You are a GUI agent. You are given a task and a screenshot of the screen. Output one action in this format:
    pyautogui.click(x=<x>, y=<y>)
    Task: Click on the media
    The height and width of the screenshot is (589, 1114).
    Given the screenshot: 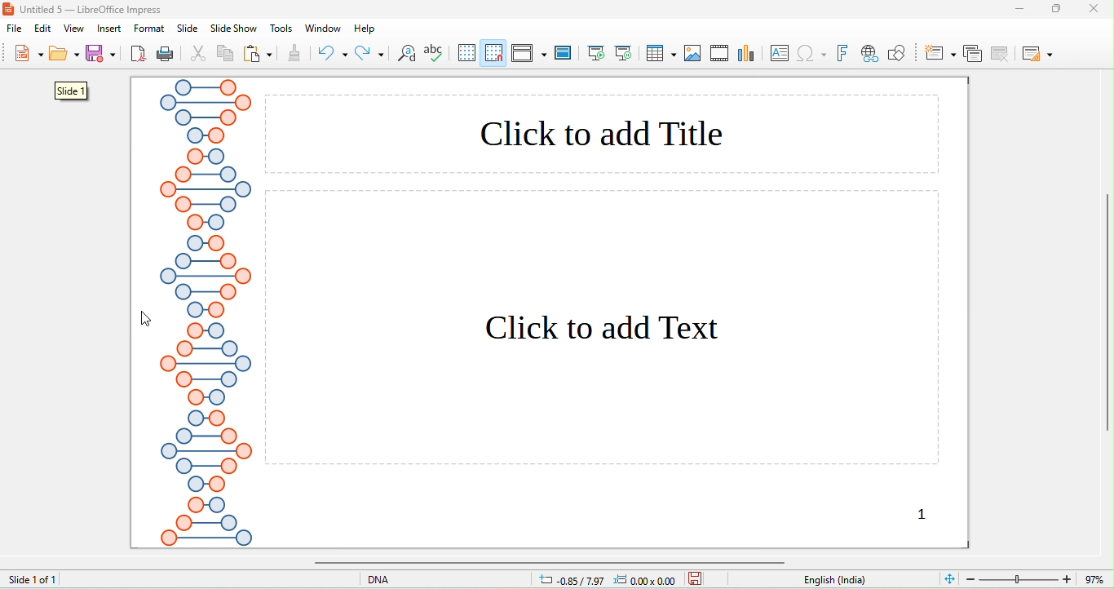 What is the action you would take?
    pyautogui.click(x=720, y=51)
    